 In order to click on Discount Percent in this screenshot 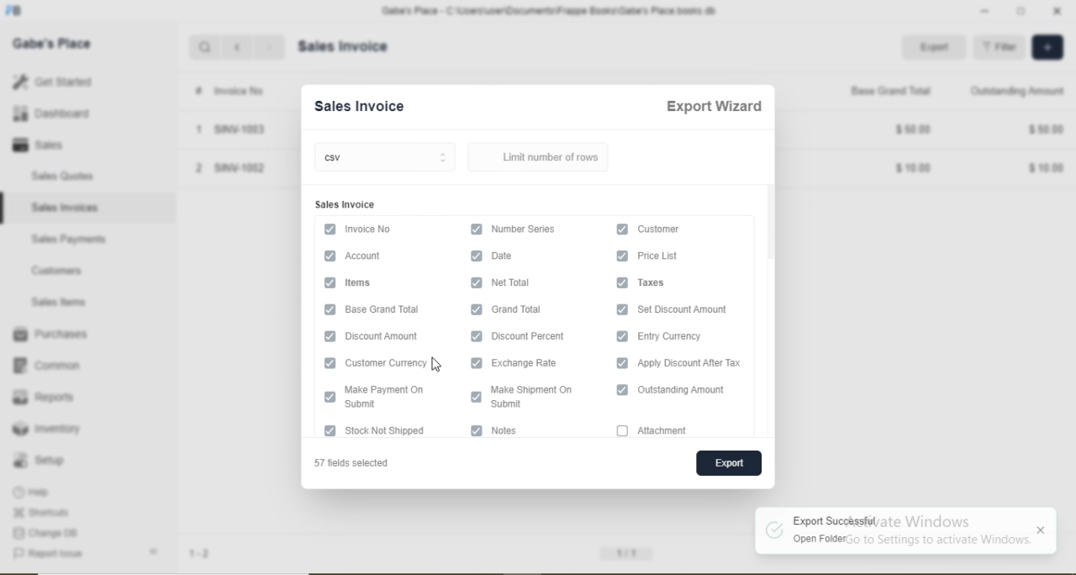, I will do `click(538, 336)`.